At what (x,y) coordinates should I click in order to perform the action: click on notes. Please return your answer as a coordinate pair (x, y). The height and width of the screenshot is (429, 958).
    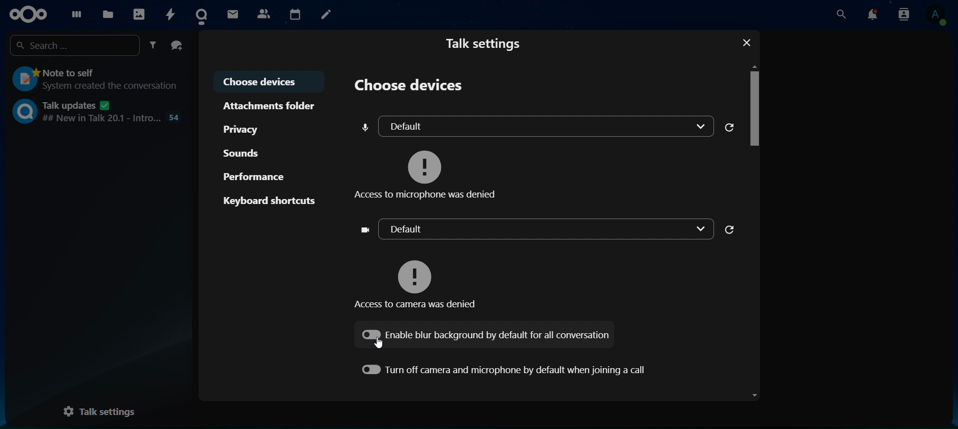
    Looking at the image, I should click on (330, 15).